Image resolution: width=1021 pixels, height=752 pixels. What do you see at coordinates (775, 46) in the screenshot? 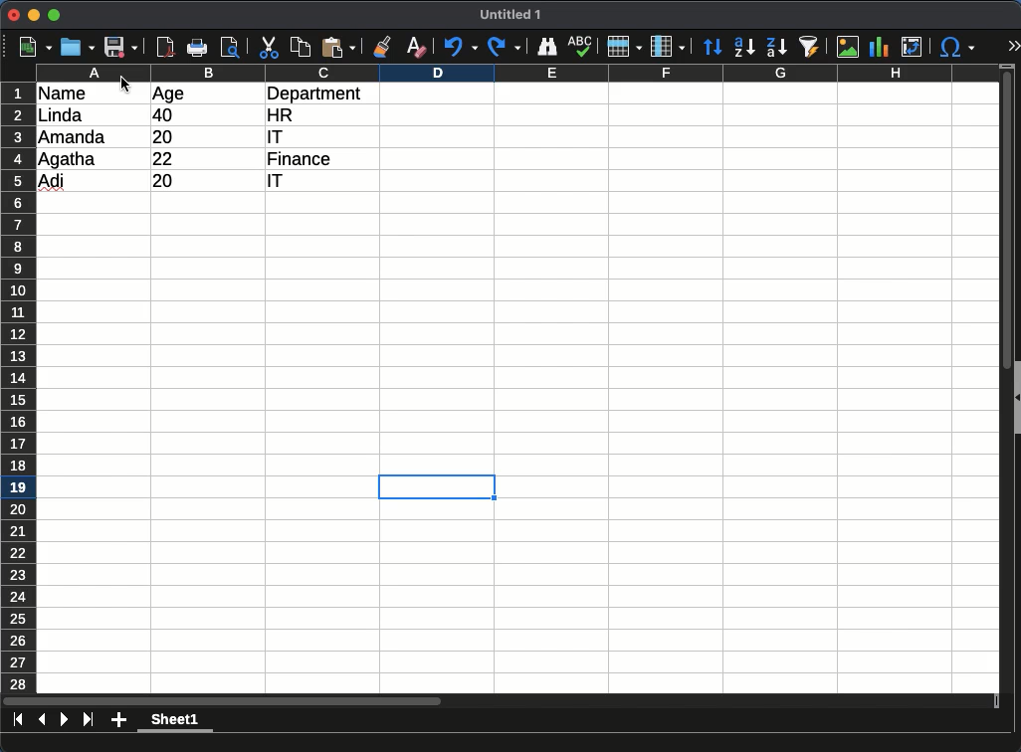
I see `descending` at bounding box center [775, 46].